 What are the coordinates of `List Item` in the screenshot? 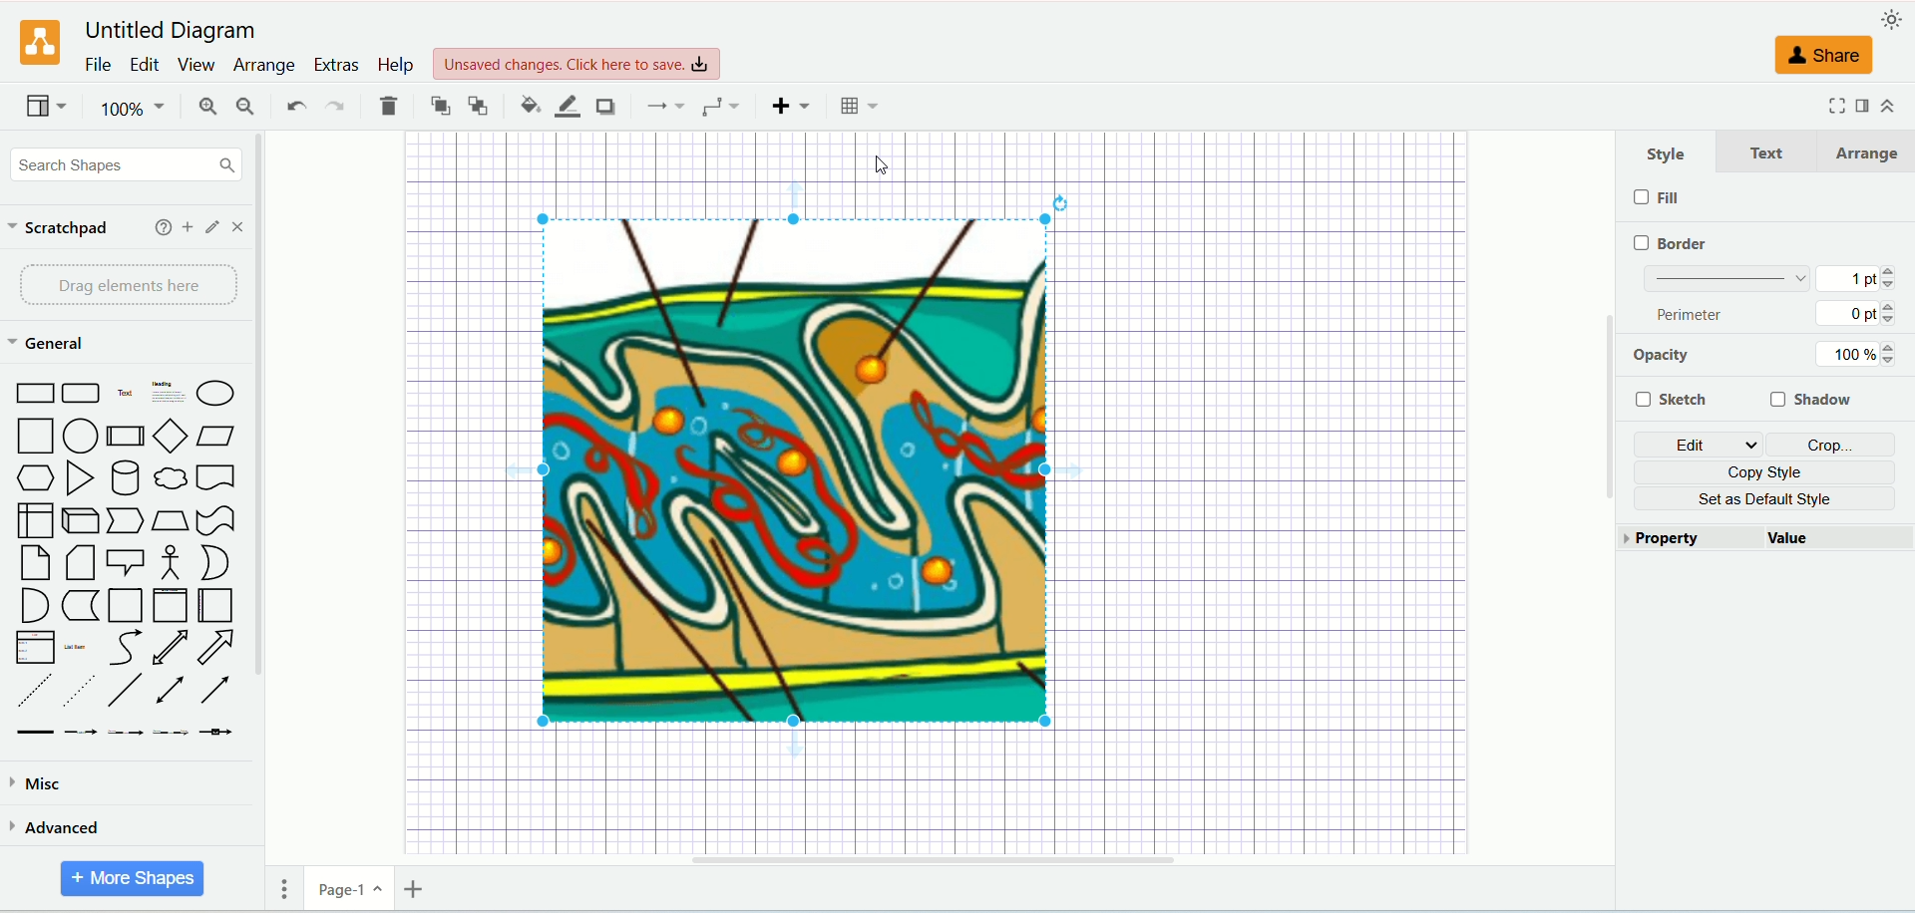 It's located at (77, 647).